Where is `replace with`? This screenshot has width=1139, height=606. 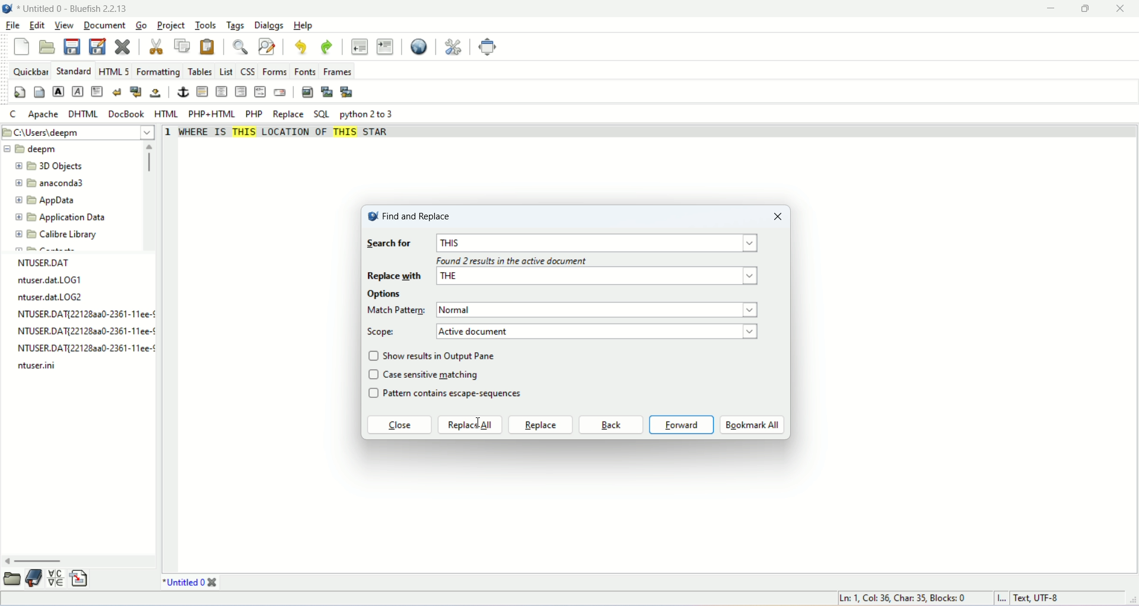
replace with is located at coordinates (565, 278).